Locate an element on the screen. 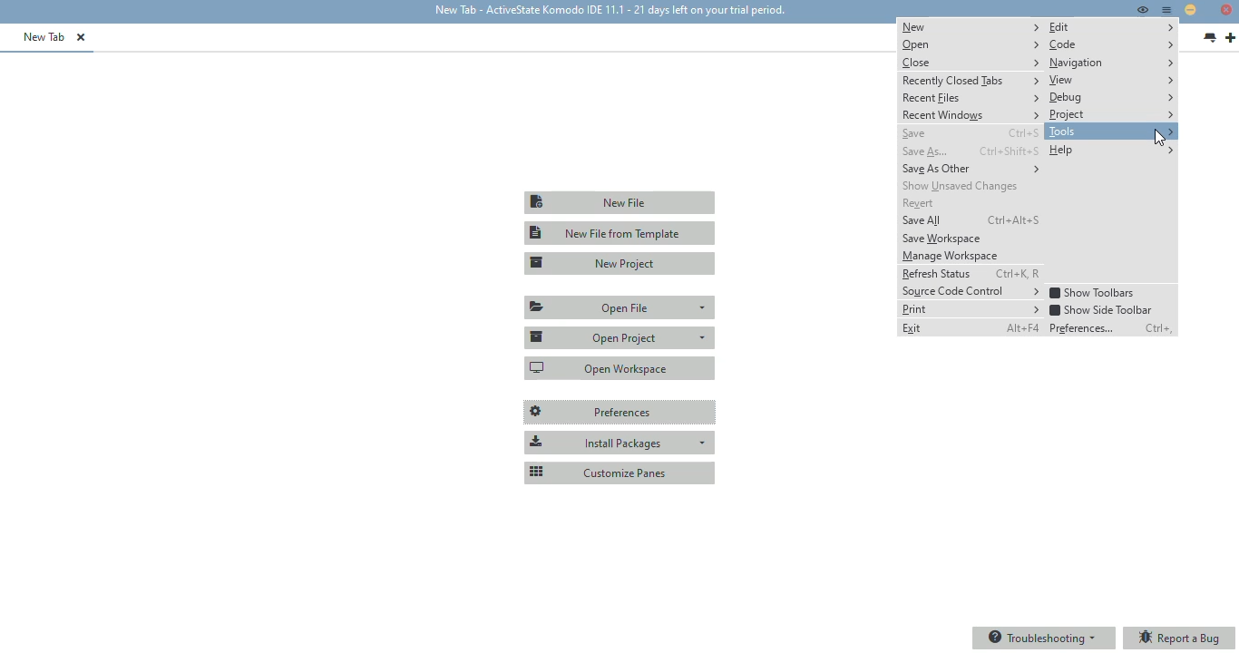  new tab is located at coordinates (44, 36).